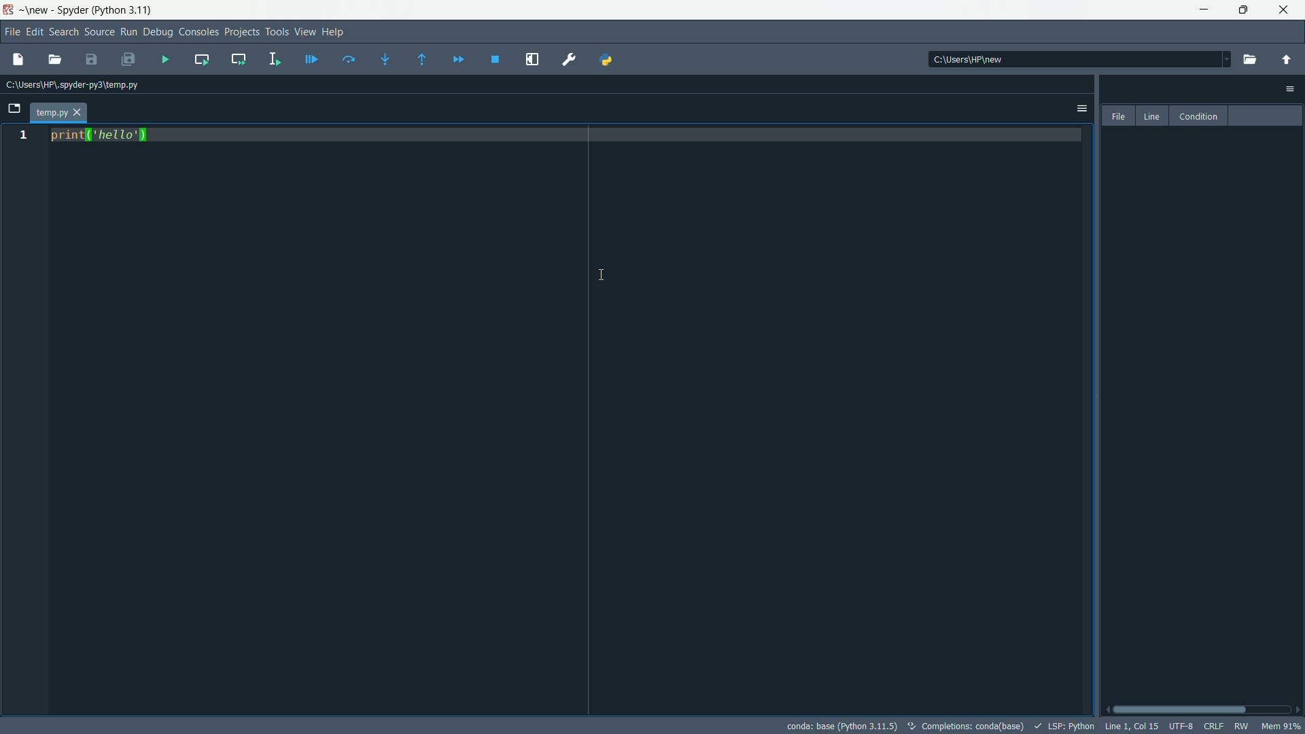 The width and height of the screenshot is (1305, 734). Describe the element at coordinates (198, 33) in the screenshot. I see `consoles menu` at that location.